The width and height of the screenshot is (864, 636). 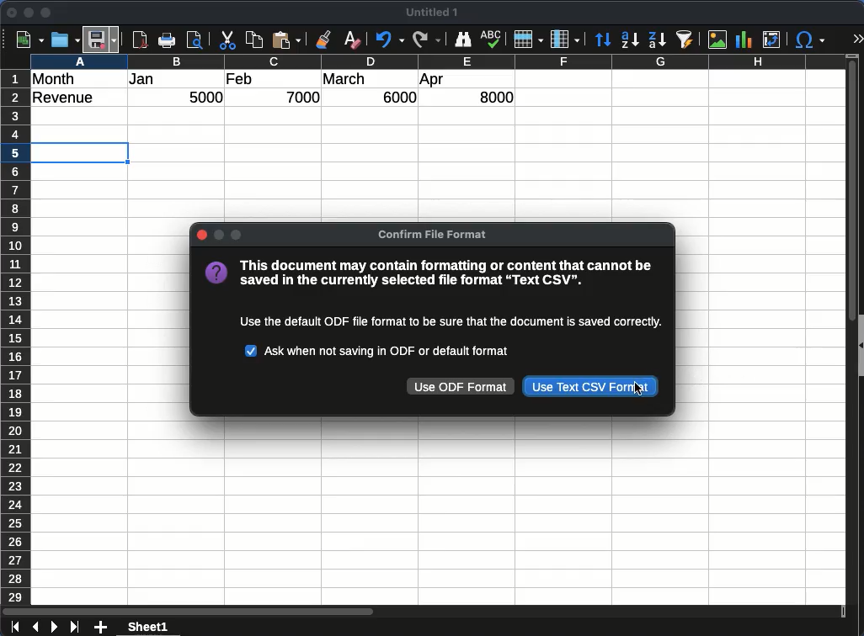 I want to click on feb, so click(x=239, y=78).